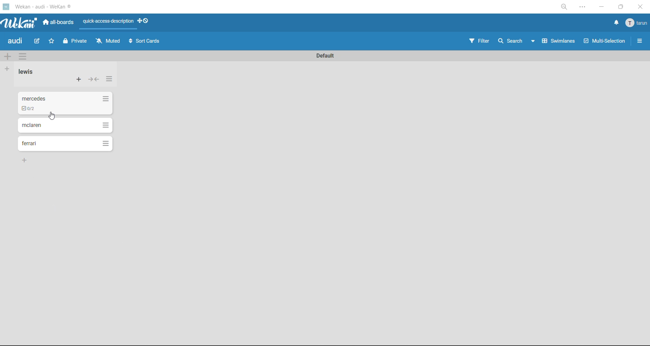 The image size is (650, 346). I want to click on private, so click(77, 42).